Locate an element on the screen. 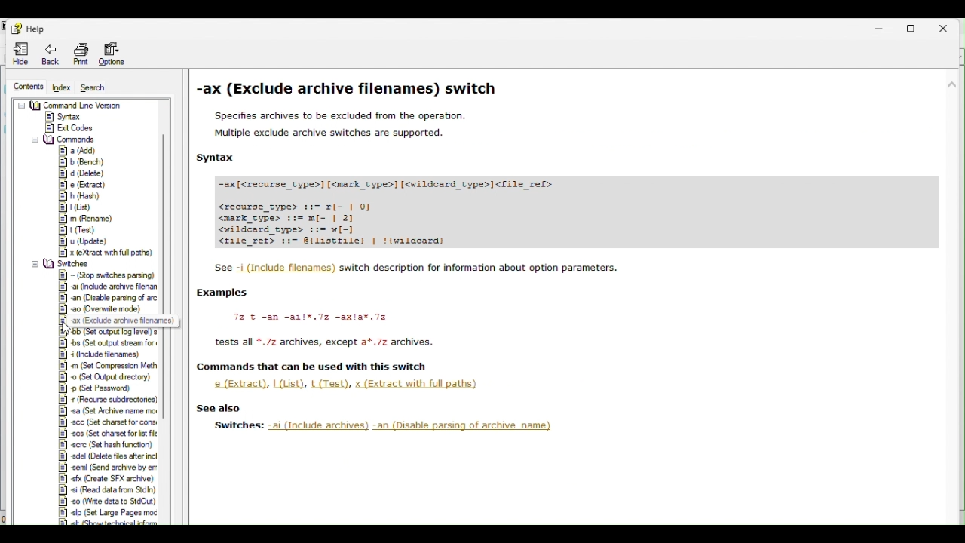 The width and height of the screenshot is (965, 543). | e (Bdract) is located at coordinates (85, 186).